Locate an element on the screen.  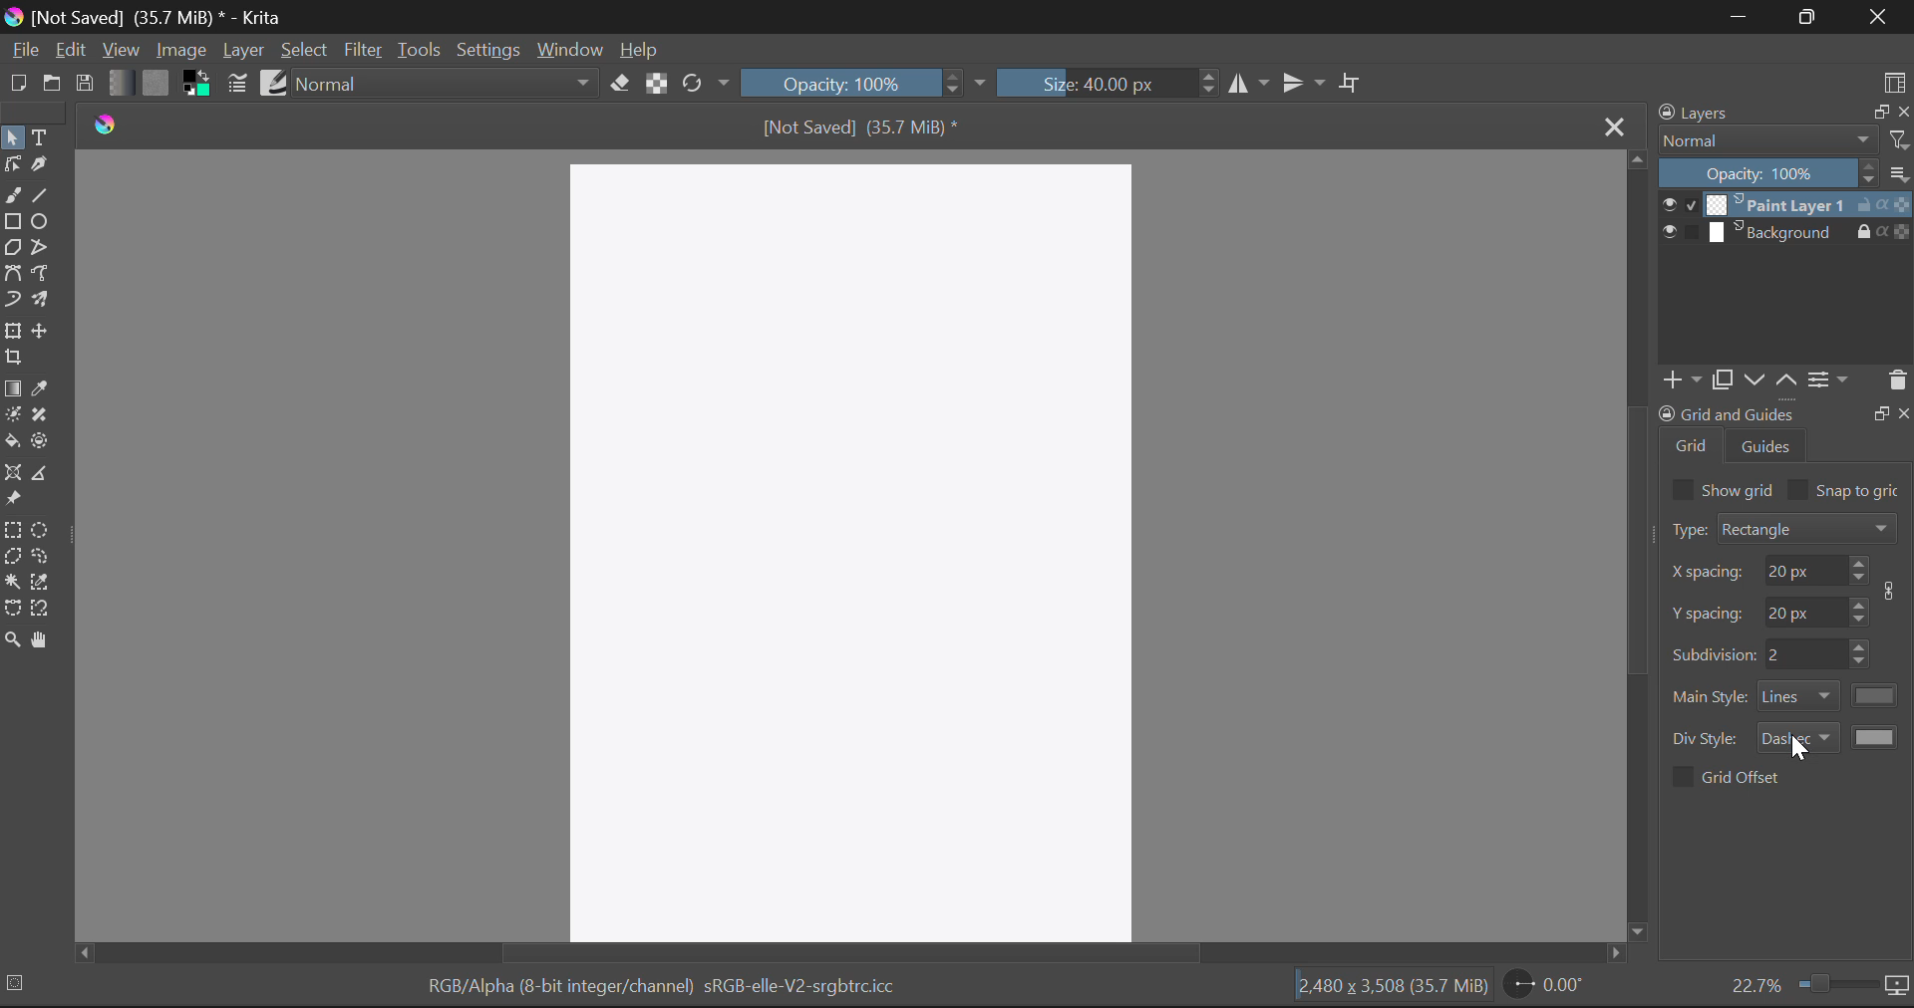
Scroll Bar is located at coordinates (838, 955).